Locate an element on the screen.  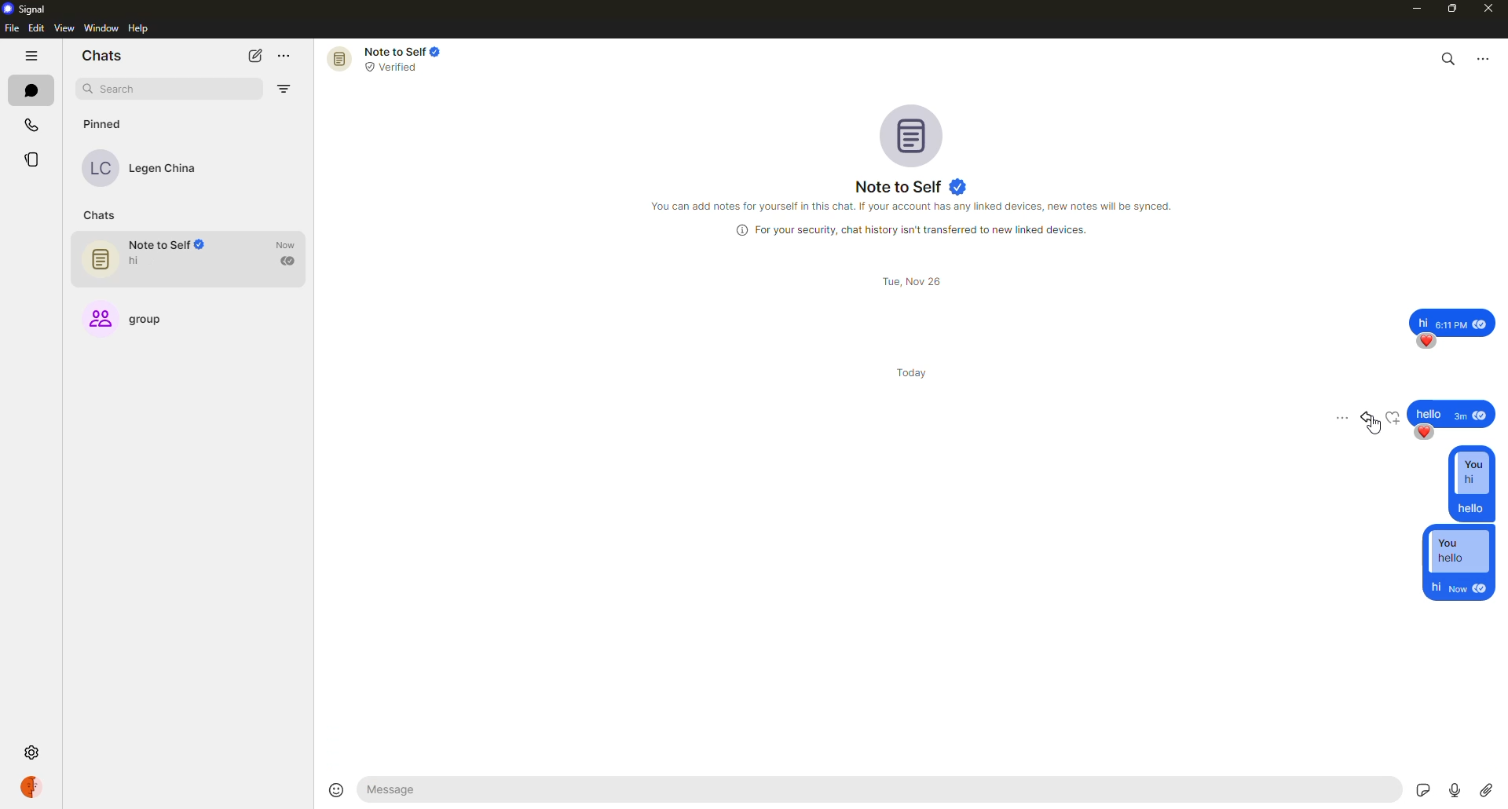
window is located at coordinates (101, 28).